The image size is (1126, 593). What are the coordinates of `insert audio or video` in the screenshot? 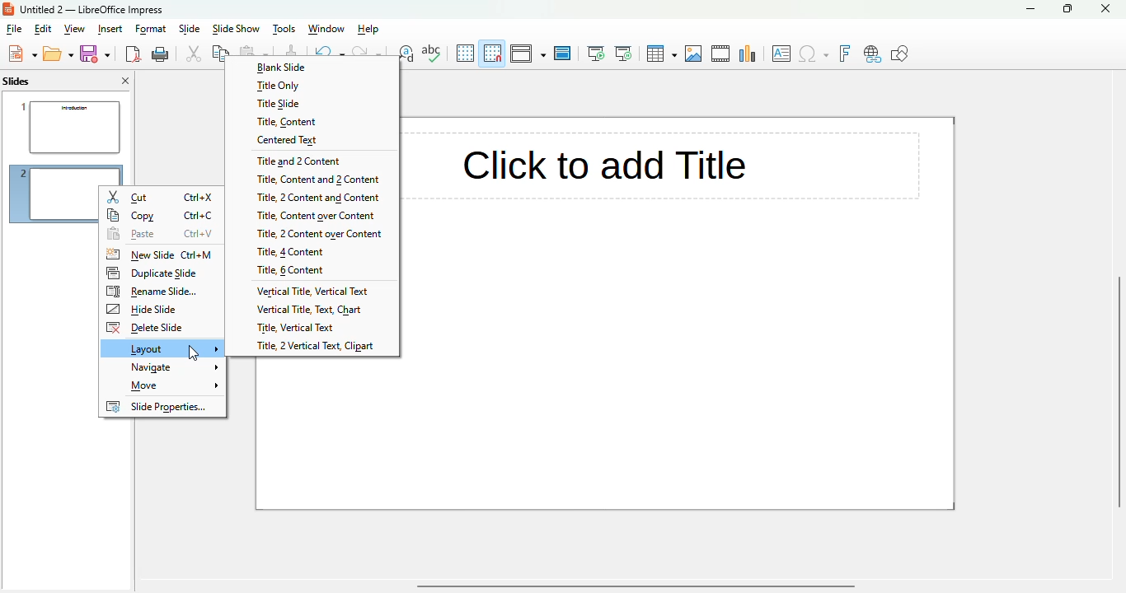 It's located at (721, 54).